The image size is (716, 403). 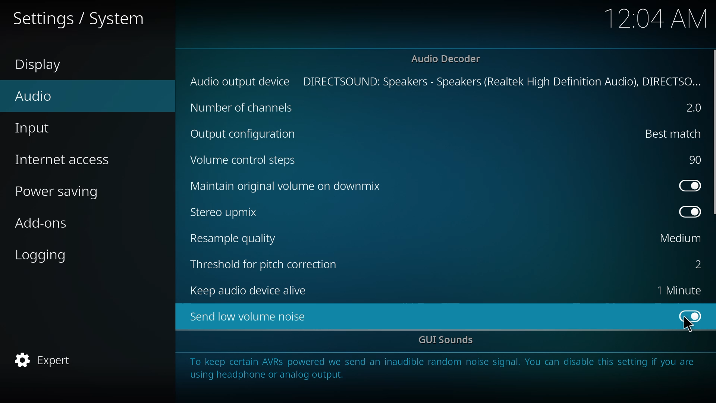 I want to click on threshold, so click(x=266, y=264).